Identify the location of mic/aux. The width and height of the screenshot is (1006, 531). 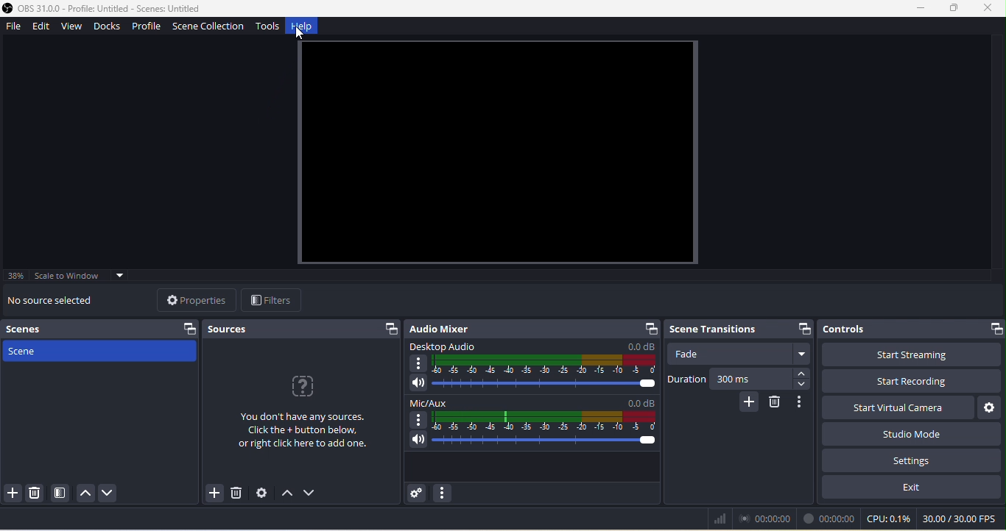
(534, 414).